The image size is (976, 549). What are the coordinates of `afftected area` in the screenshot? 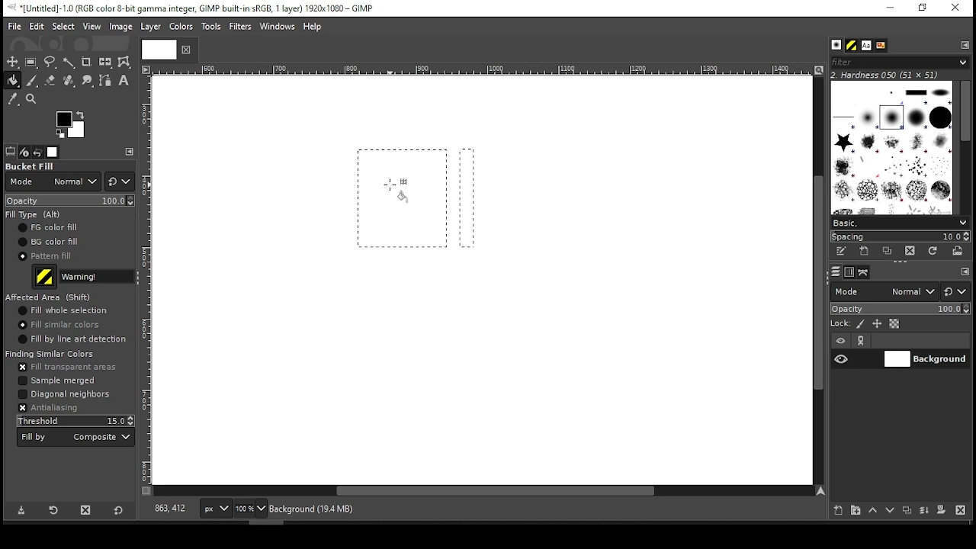 It's located at (50, 297).